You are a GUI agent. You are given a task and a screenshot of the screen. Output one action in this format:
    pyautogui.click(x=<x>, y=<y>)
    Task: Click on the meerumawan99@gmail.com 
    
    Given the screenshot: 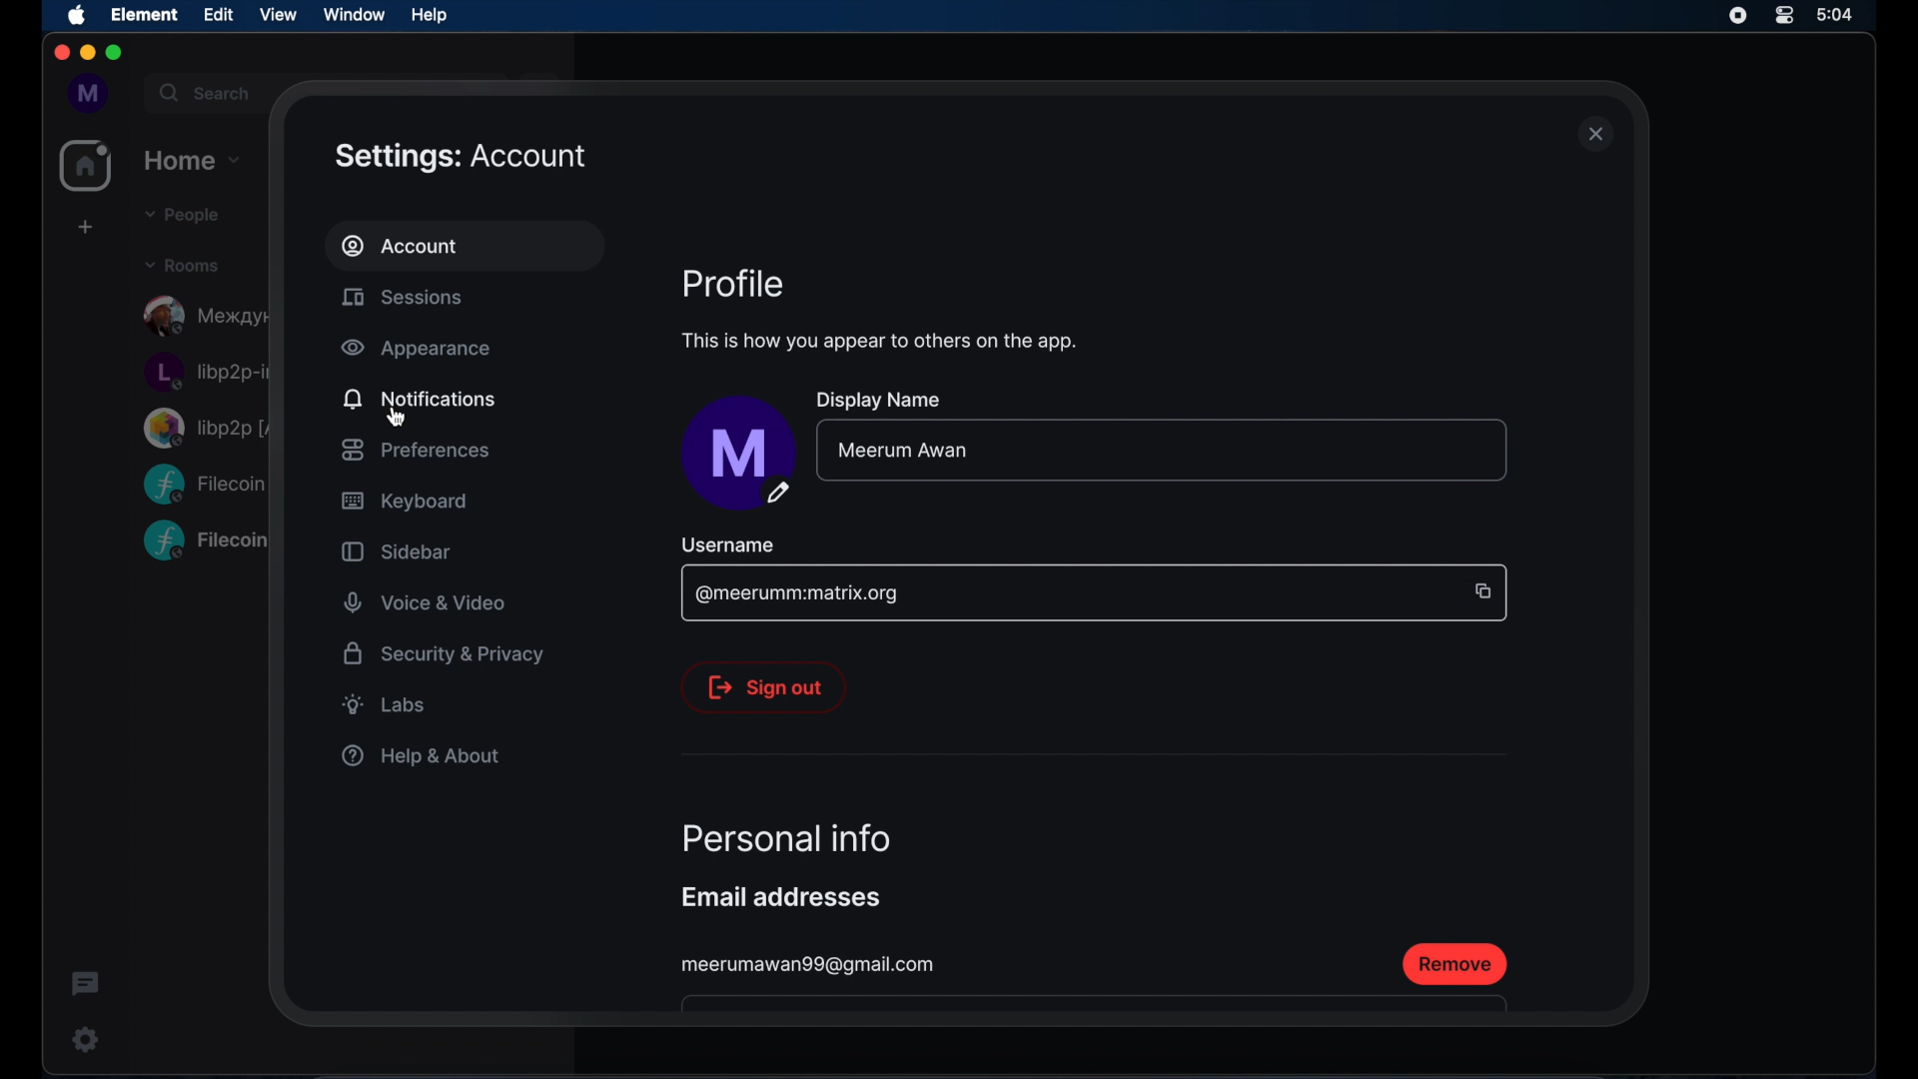 What is the action you would take?
    pyautogui.click(x=810, y=965)
    